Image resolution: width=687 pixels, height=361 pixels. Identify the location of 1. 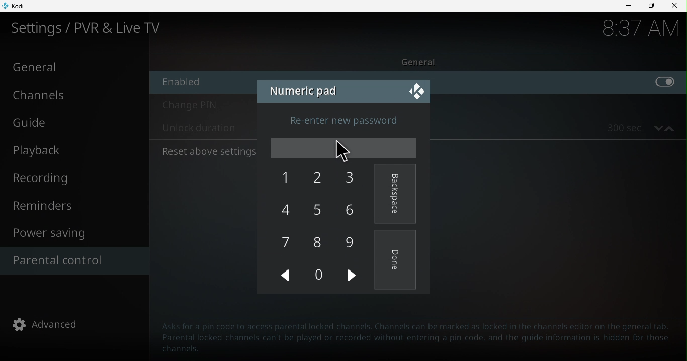
(287, 178).